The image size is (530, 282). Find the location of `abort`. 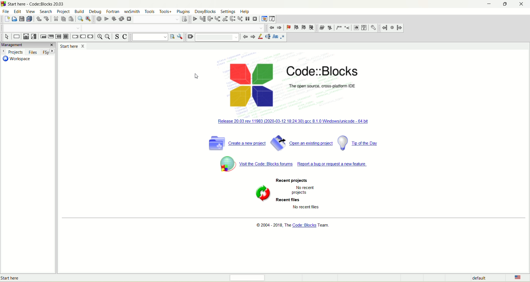

abort is located at coordinates (129, 19).